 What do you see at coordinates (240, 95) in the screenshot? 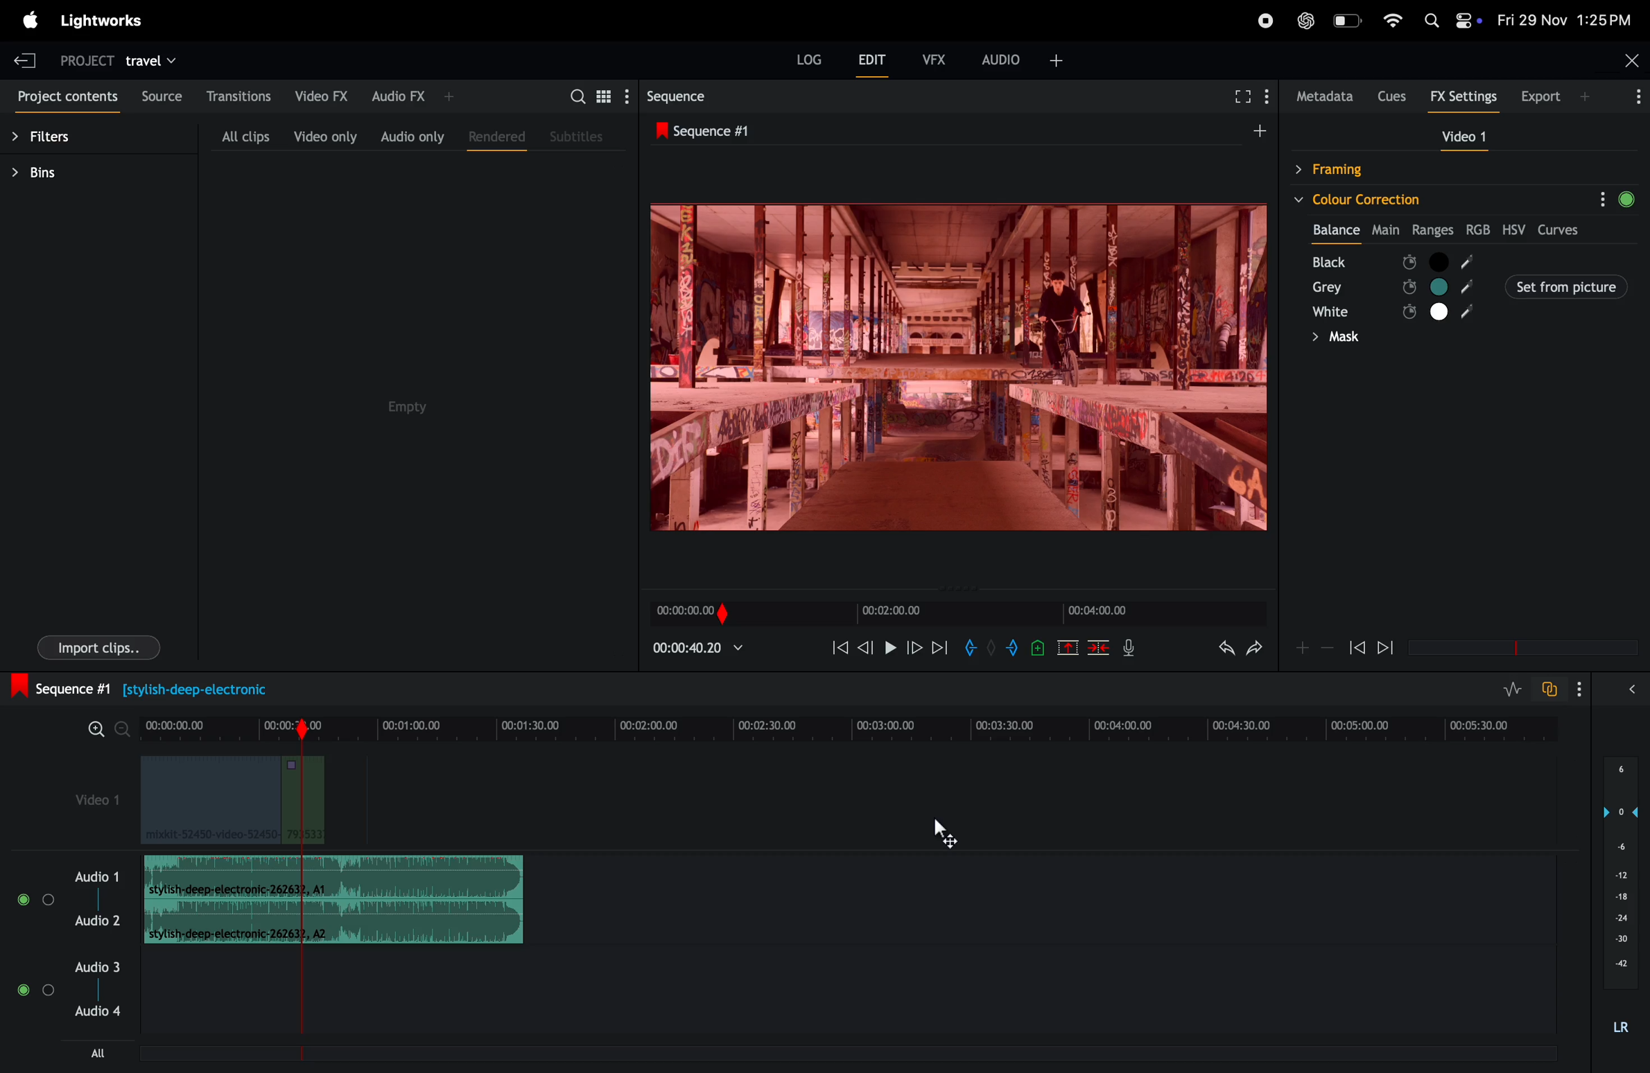
I see `transitions` at bounding box center [240, 95].